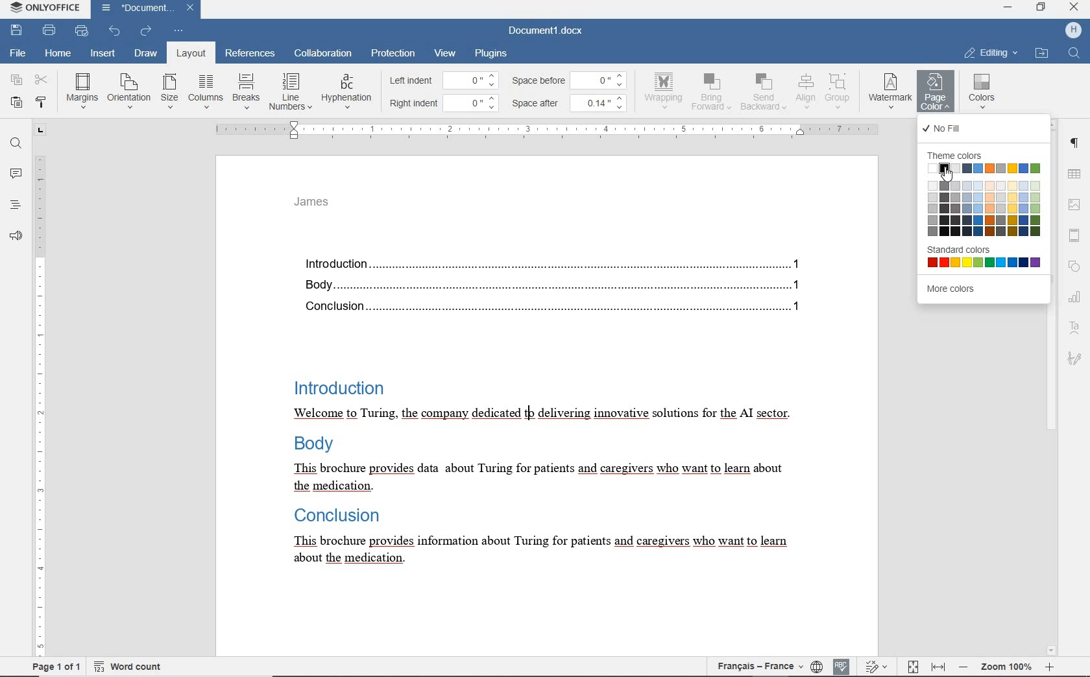  What do you see at coordinates (841, 92) in the screenshot?
I see `group` at bounding box center [841, 92].